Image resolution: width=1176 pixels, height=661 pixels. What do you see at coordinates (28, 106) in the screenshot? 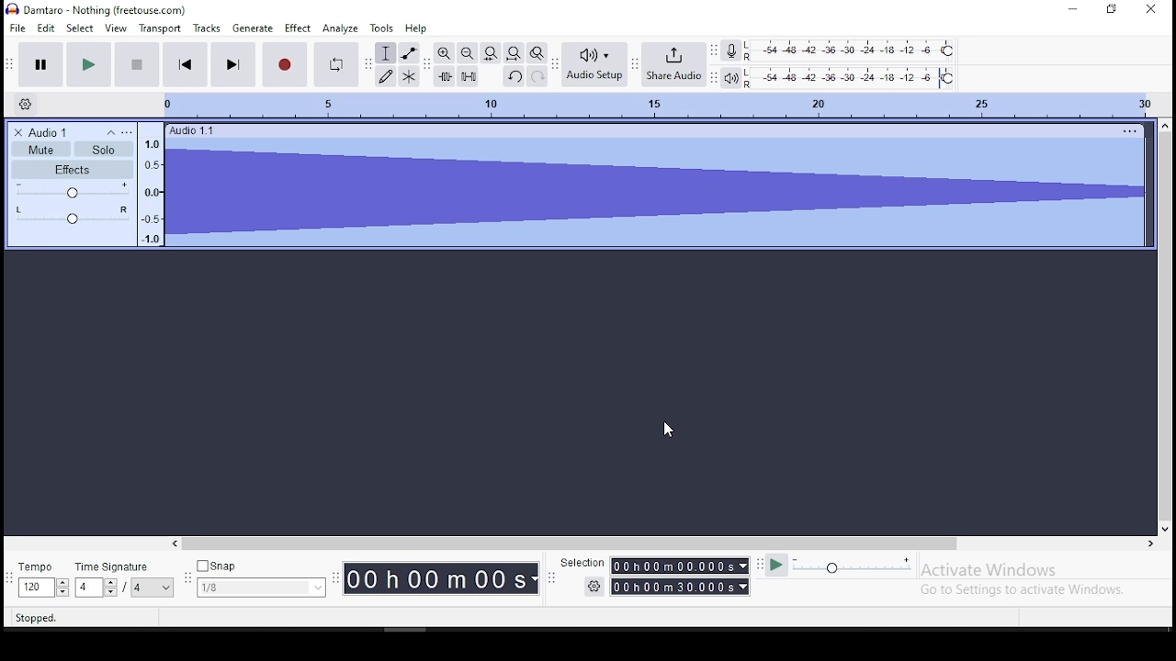
I see `timeline settings` at bounding box center [28, 106].